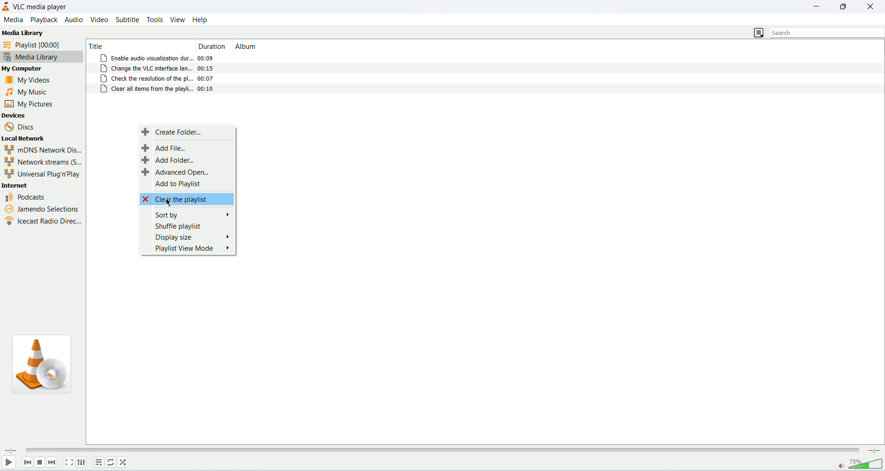 The image size is (885, 471). I want to click on universal plug'n play, so click(42, 173).